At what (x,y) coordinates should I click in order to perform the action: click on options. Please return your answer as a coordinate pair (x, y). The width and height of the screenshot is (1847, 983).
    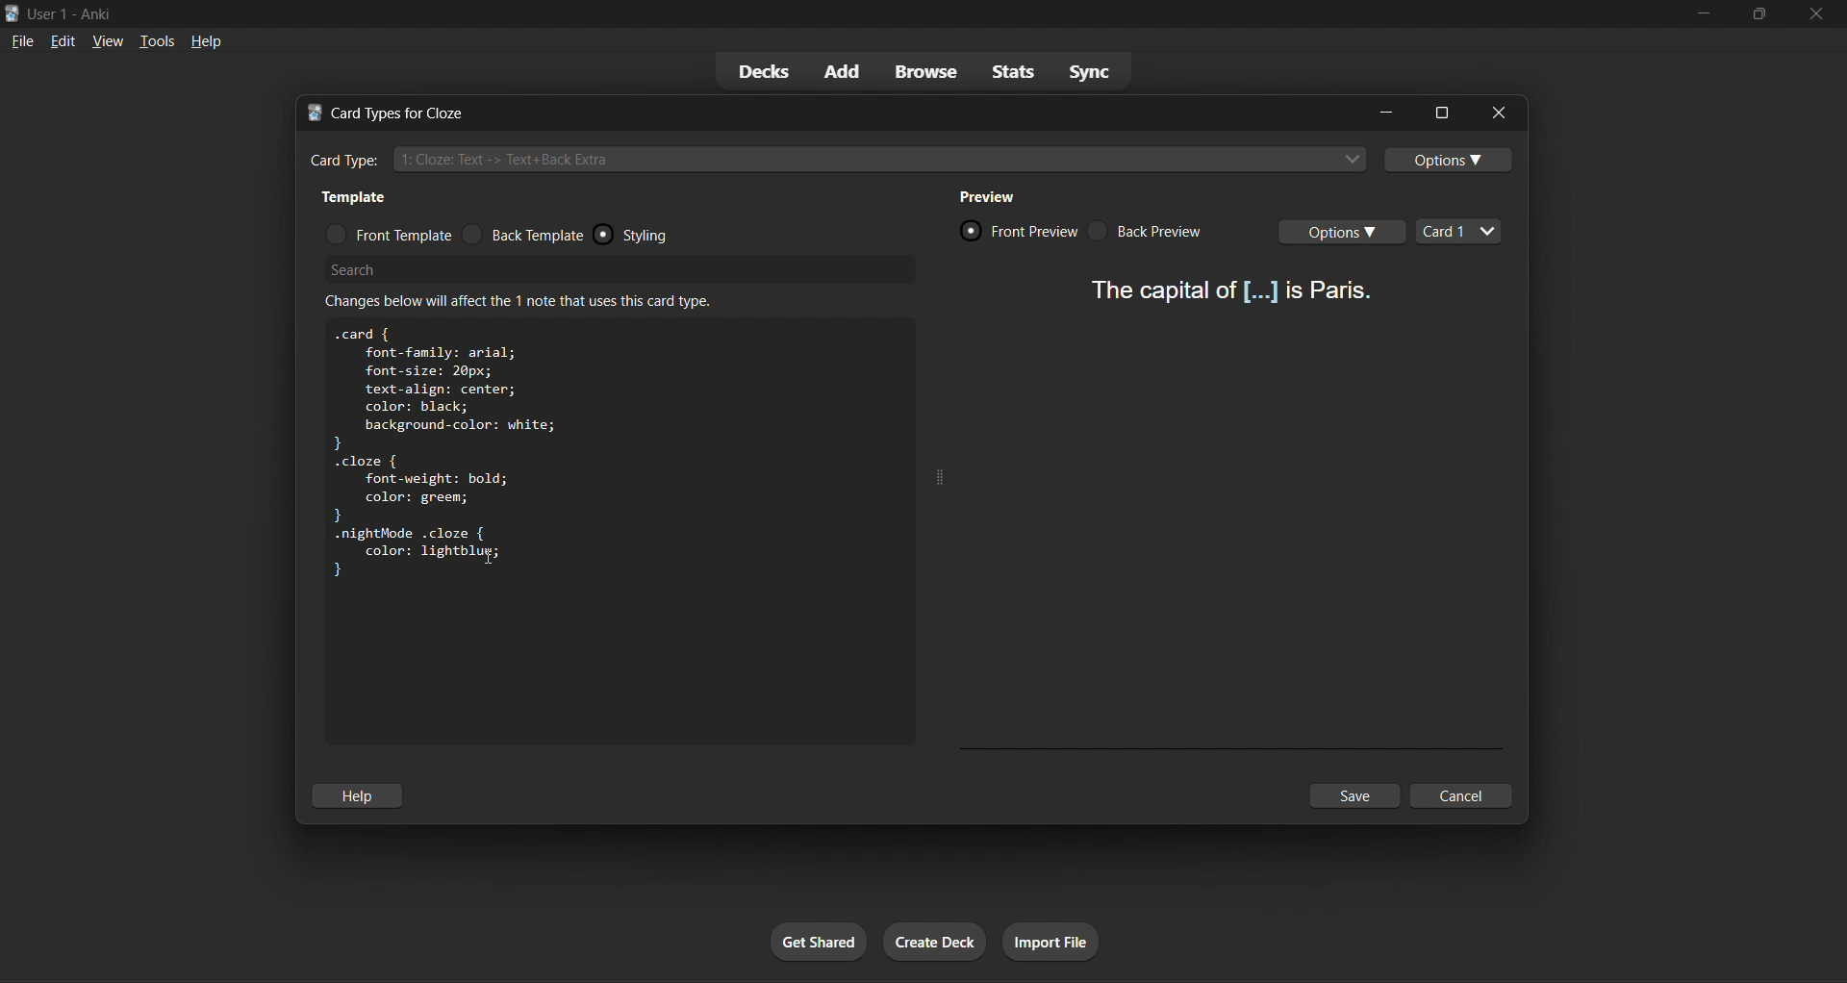
    Looking at the image, I should click on (1439, 111).